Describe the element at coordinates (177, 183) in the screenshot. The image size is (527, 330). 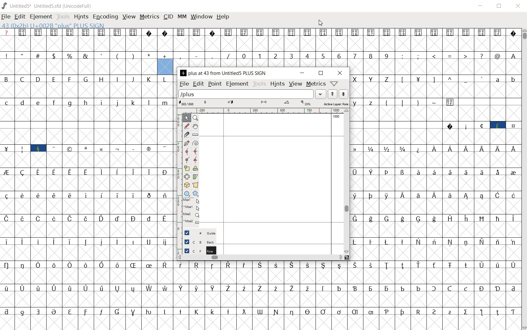
I see `` at that location.